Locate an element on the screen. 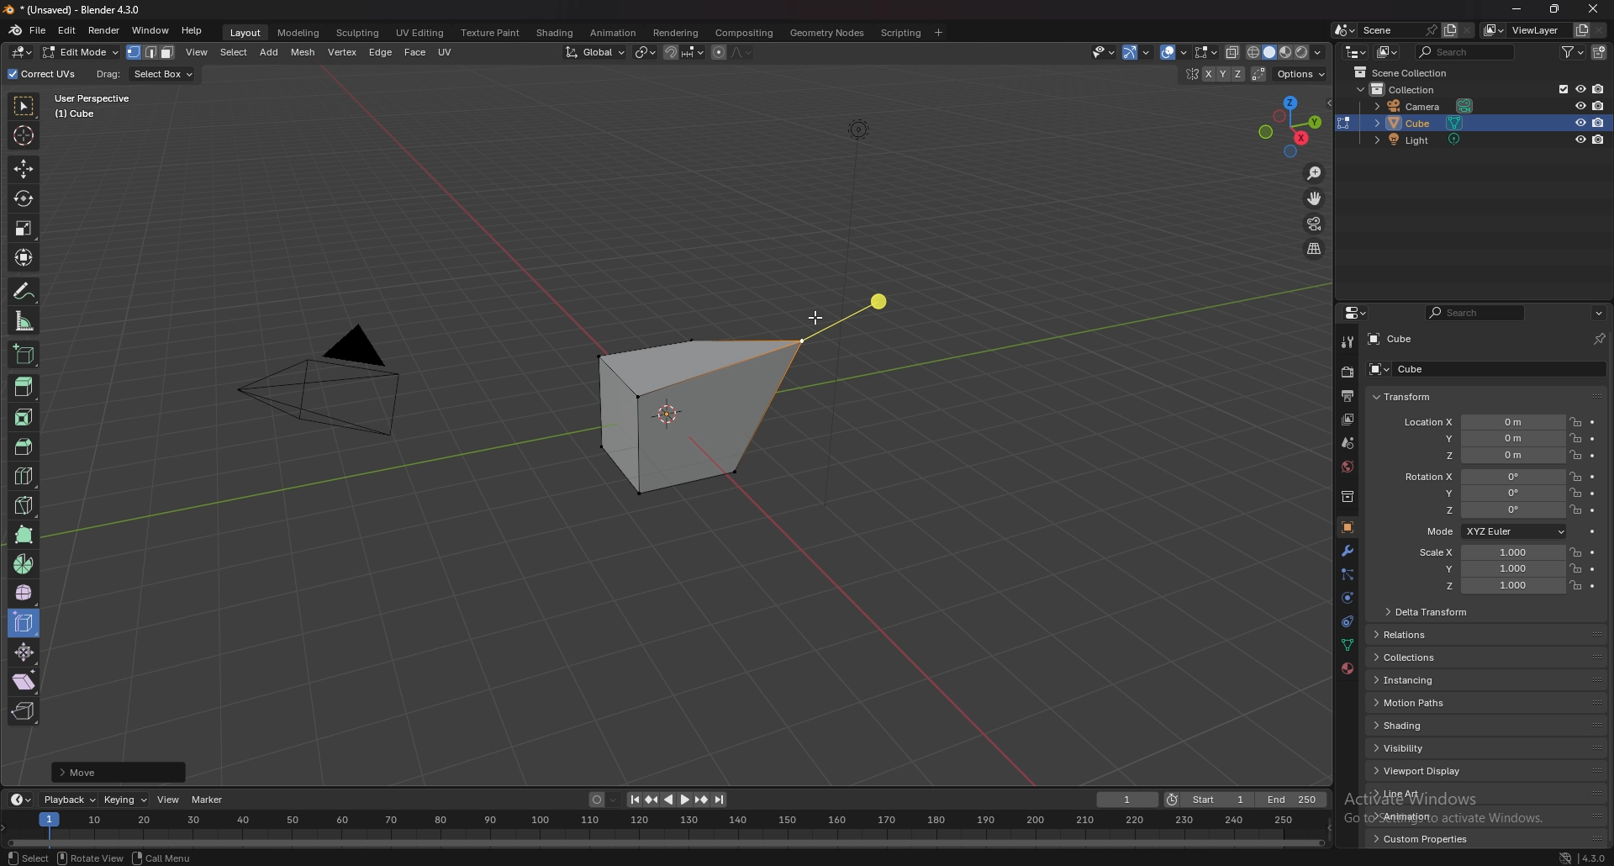  cursor is located at coordinates (24, 135).